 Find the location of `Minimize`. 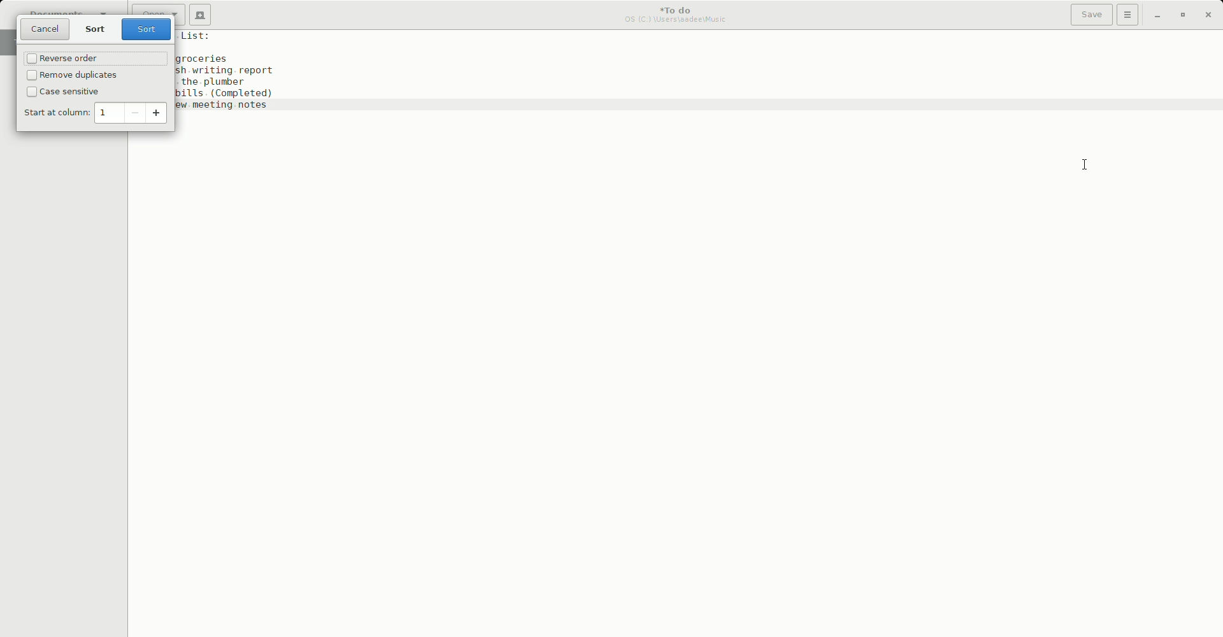

Minimize is located at coordinates (1157, 16).